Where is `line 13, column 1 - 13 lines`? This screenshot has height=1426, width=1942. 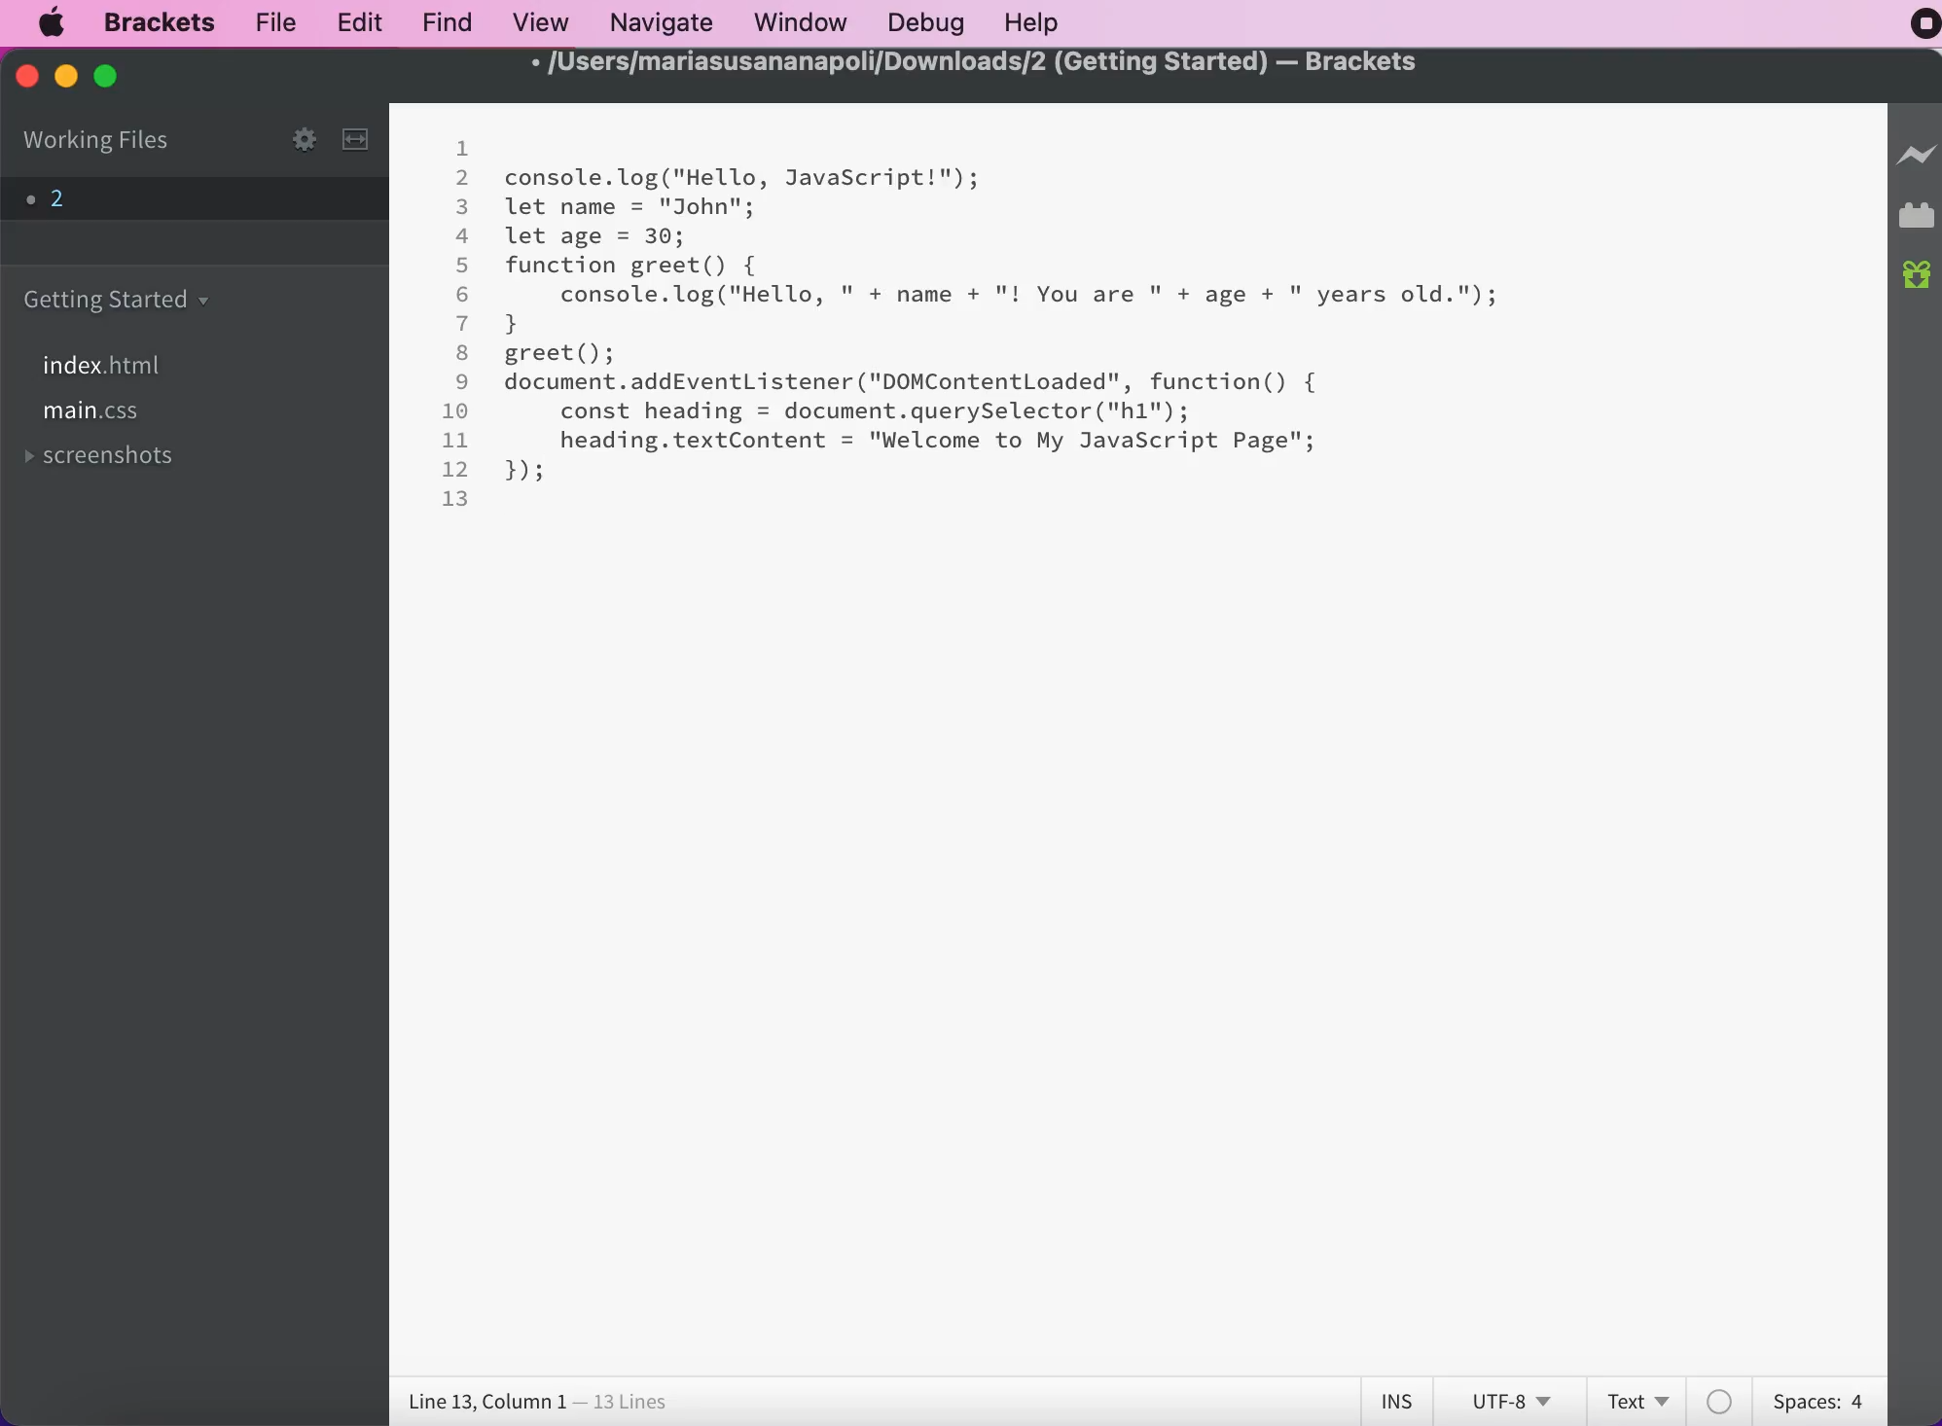
line 13, column 1 - 13 lines is located at coordinates (536, 1400).